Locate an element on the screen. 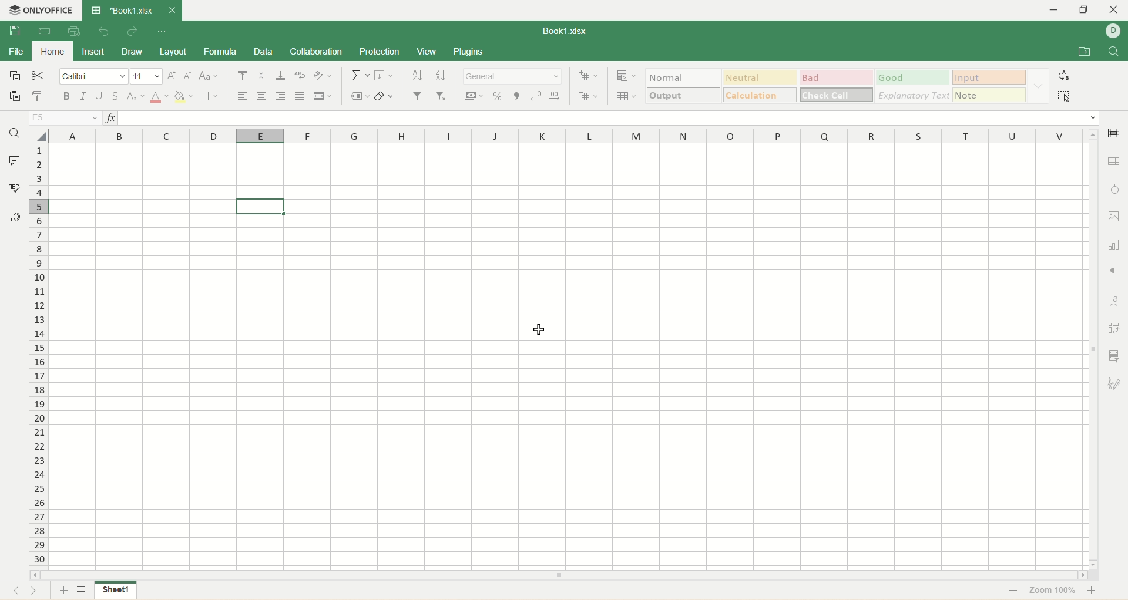 Image resolution: width=1128 pixels, height=600 pixels. copy style is located at coordinates (39, 97).